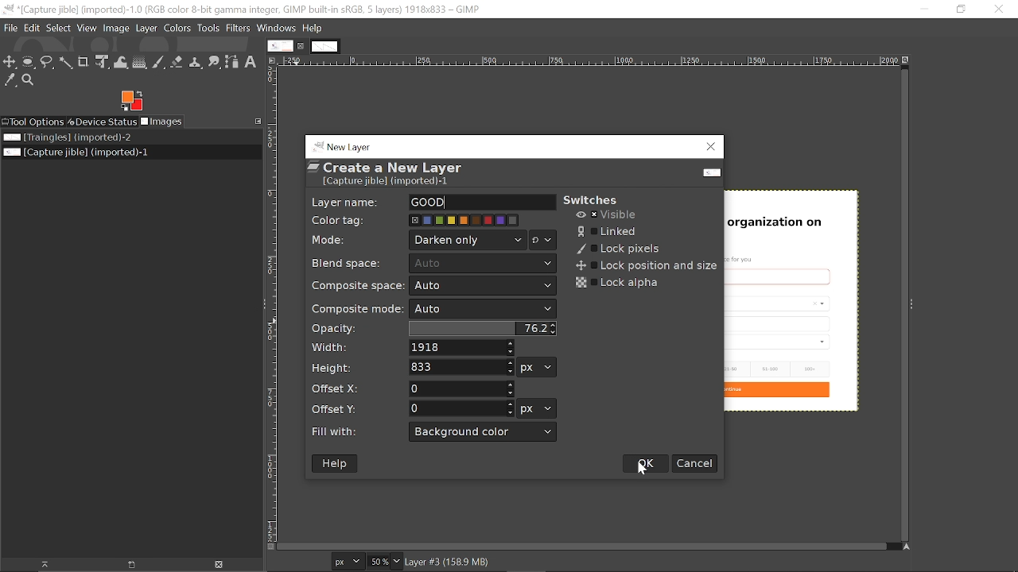 This screenshot has height=572, width=1018. Describe the element at coordinates (616, 248) in the screenshot. I see `Lock pixels` at that location.